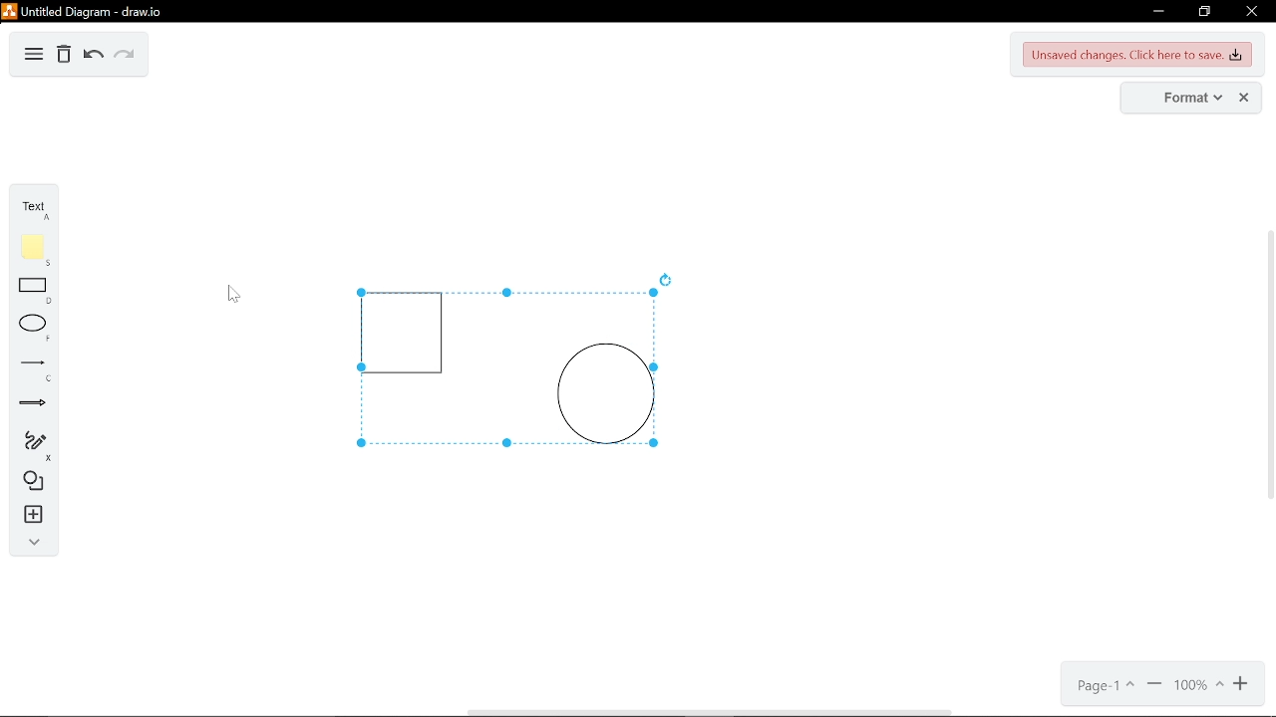 This screenshot has width=1276, height=717. I want to click on zoom in, so click(1242, 687).